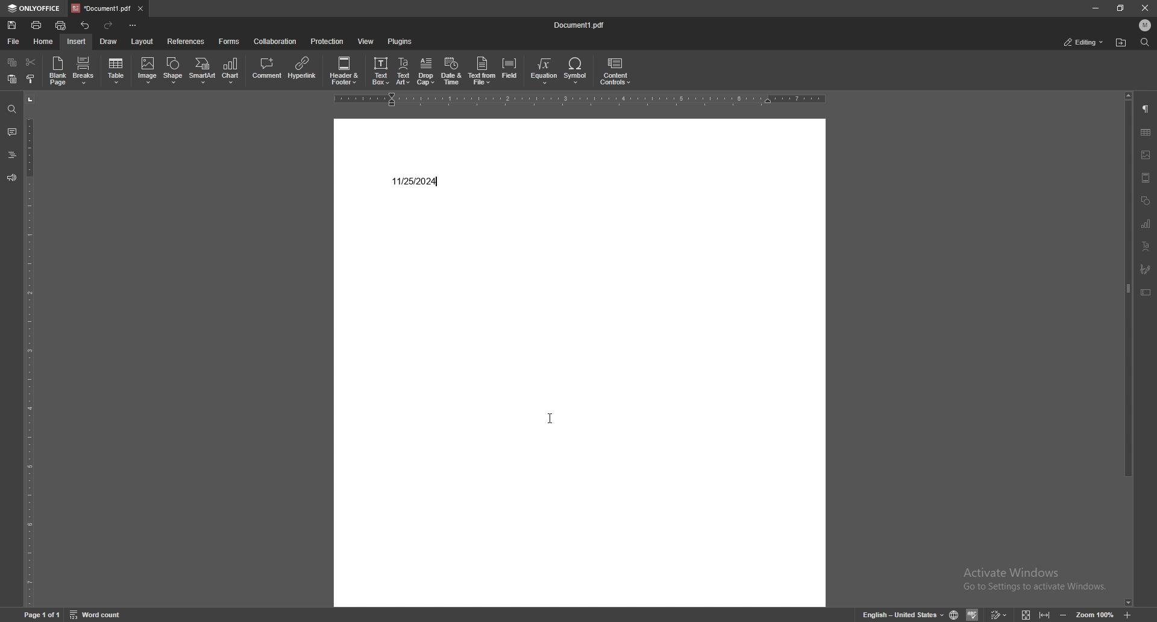  What do you see at coordinates (451, 71) in the screenshot?
I see `date and time` at bounding box center [451, 71].